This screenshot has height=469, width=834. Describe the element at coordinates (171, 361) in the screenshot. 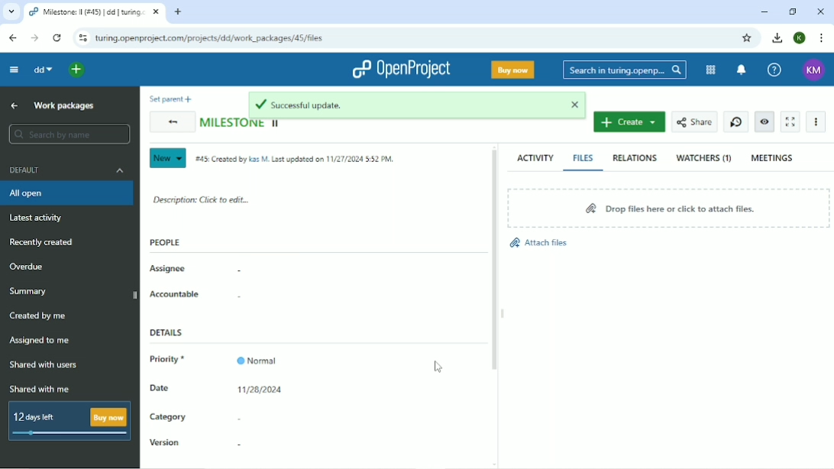

I see `Priority` at that location.